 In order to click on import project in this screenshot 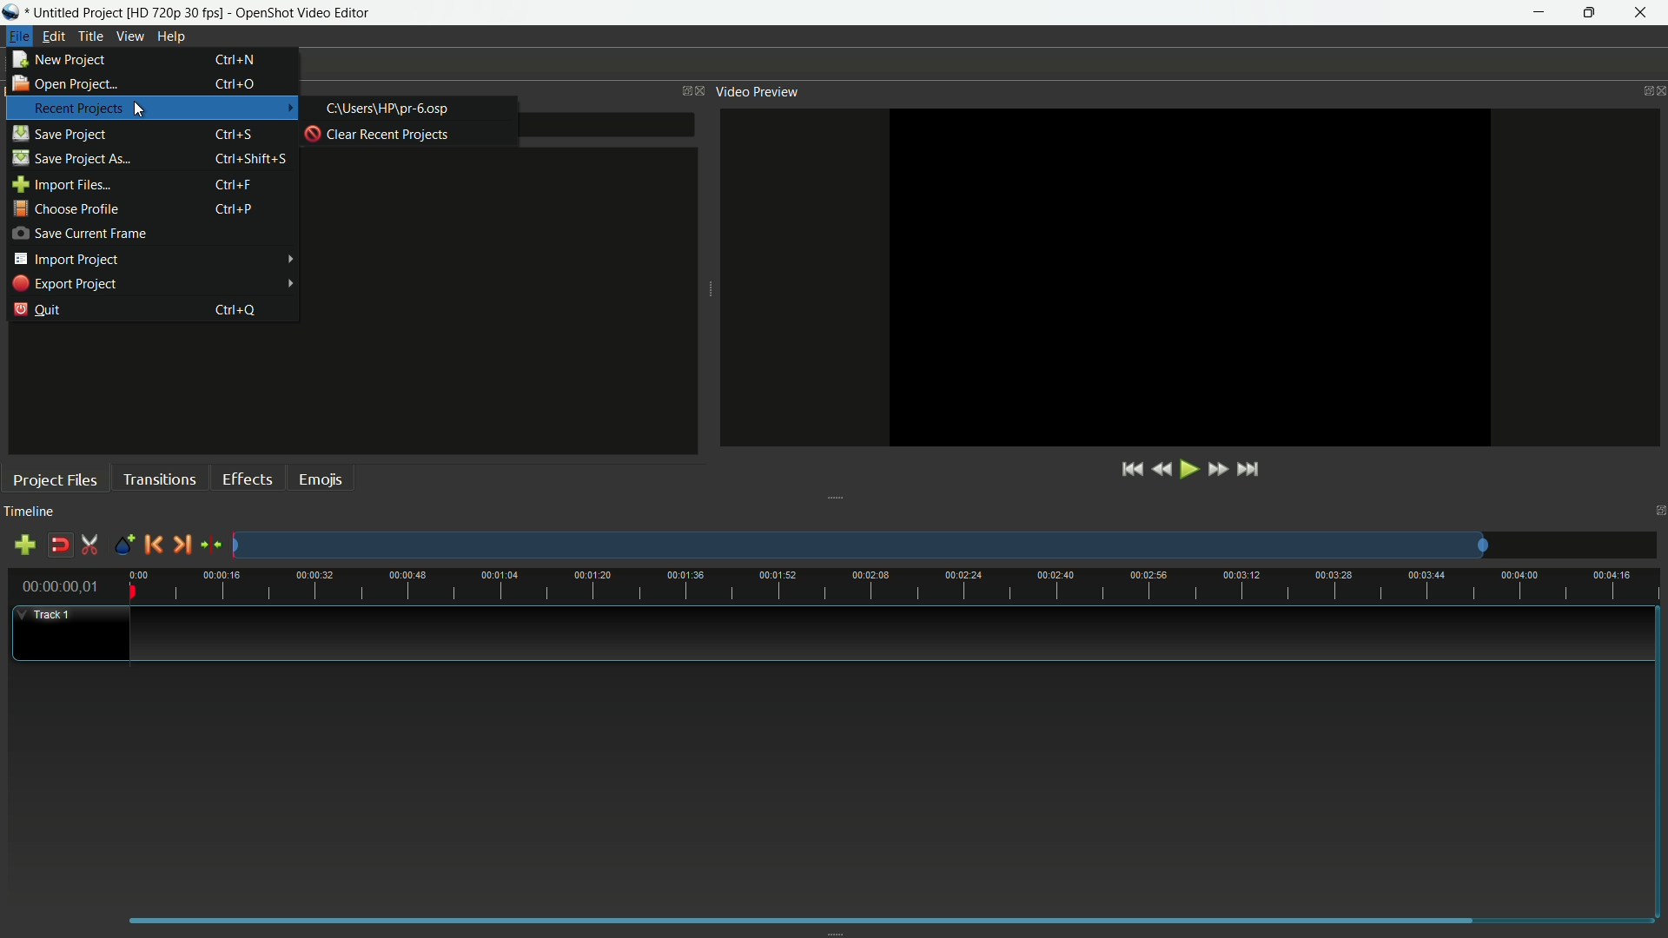, I will do `click(66, 259)`.